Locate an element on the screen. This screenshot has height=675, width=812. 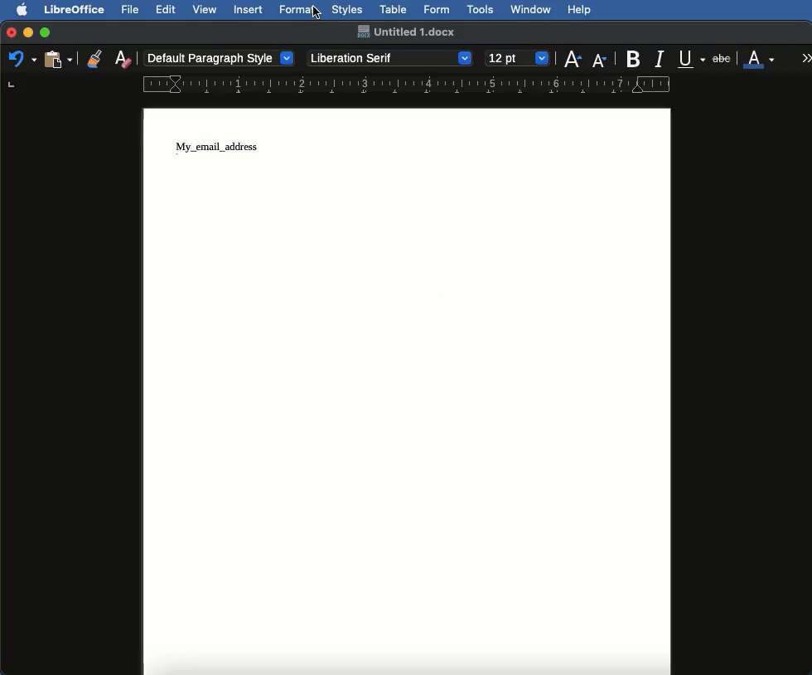
Name is located at coordinates (405, 32).